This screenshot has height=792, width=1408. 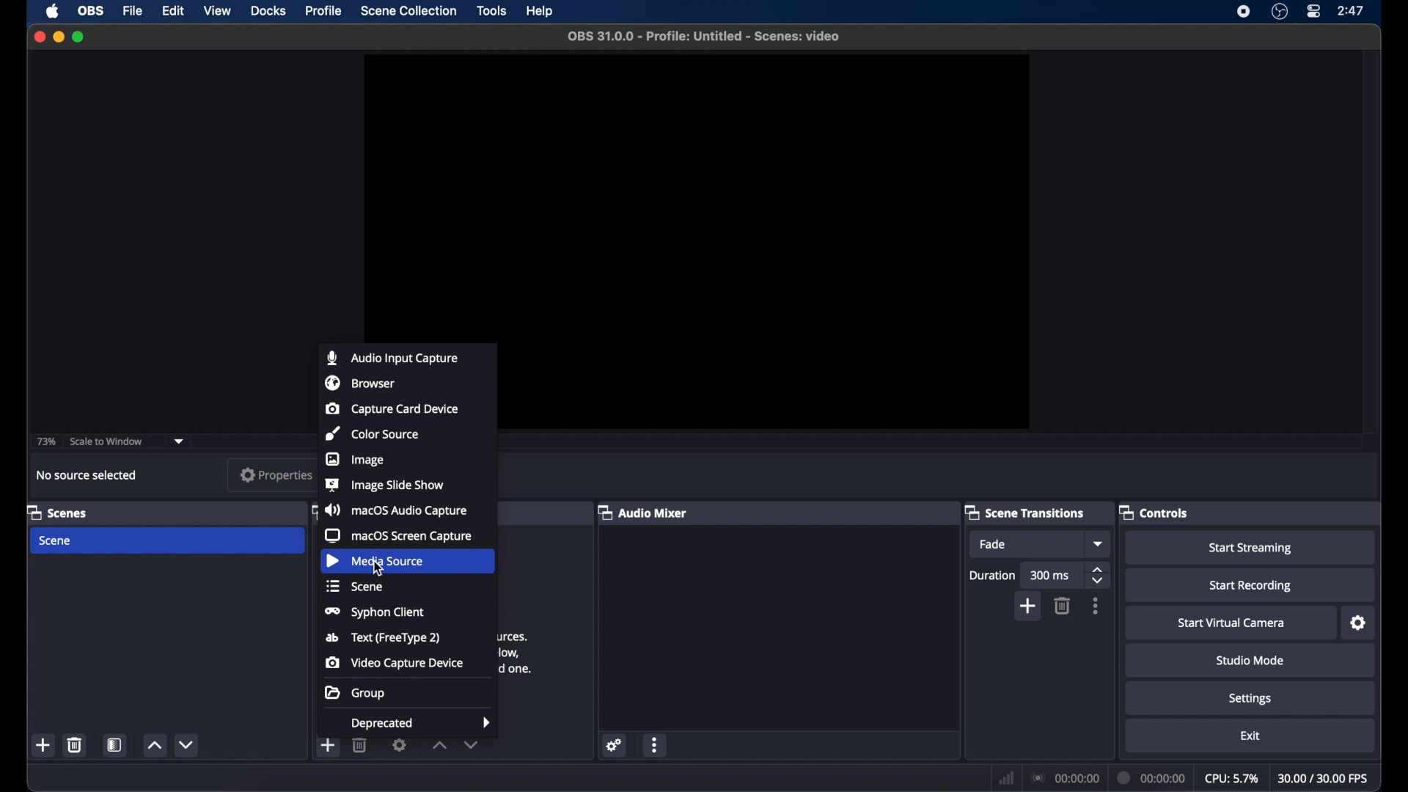 I want to click on video capture device, so click(x=395, y=663).